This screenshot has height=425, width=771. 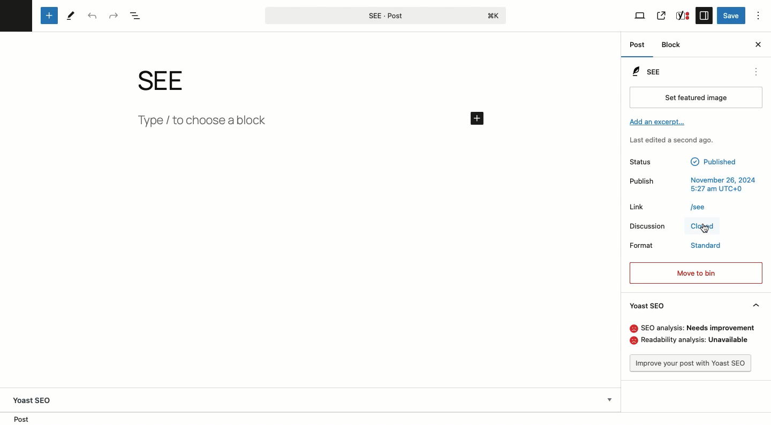 What do you see at coordinates (313, 123) in the screenshot?
I see `type/Add new block` at bounding box center [313, 123].